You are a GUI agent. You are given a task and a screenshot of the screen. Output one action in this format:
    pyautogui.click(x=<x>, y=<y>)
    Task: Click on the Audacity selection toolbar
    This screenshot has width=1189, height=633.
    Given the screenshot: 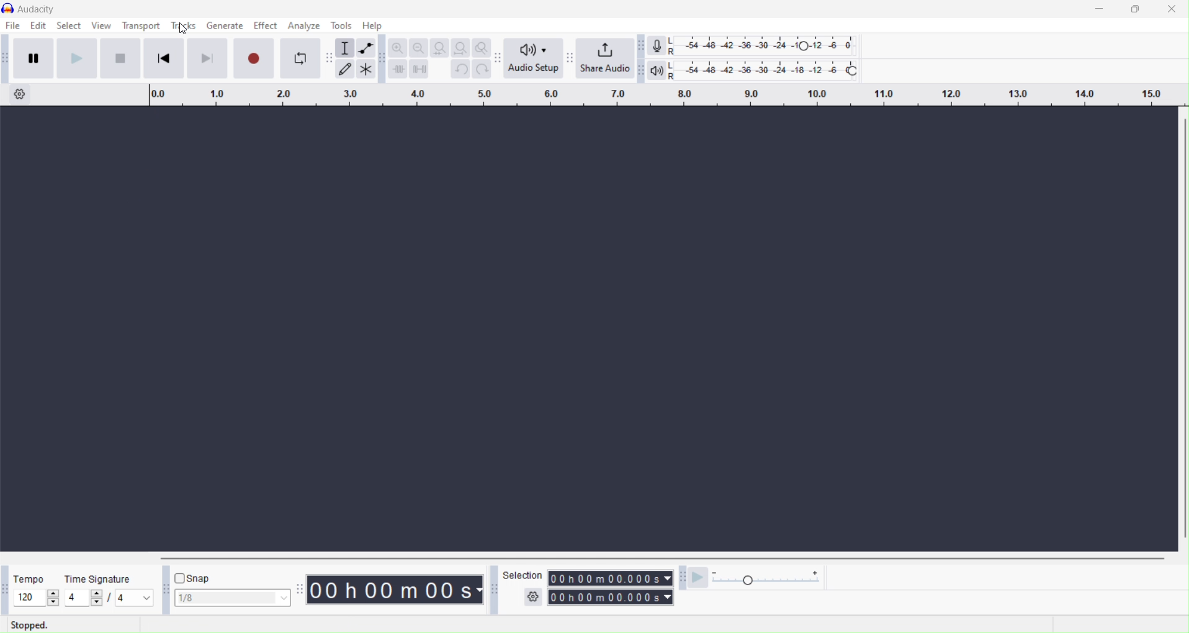 What is the action you would take?
    pyautogui.click(x=493, y=589)
    